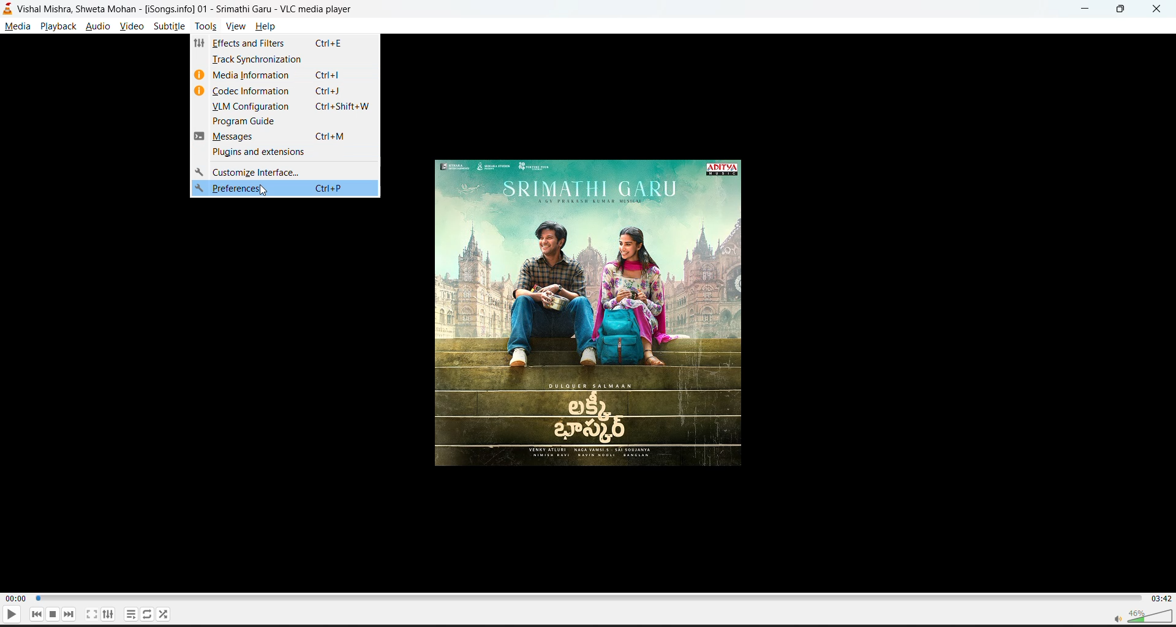 The height and width of the screenshot is (627, 1176). I want to click on playback, so click(59, 27).